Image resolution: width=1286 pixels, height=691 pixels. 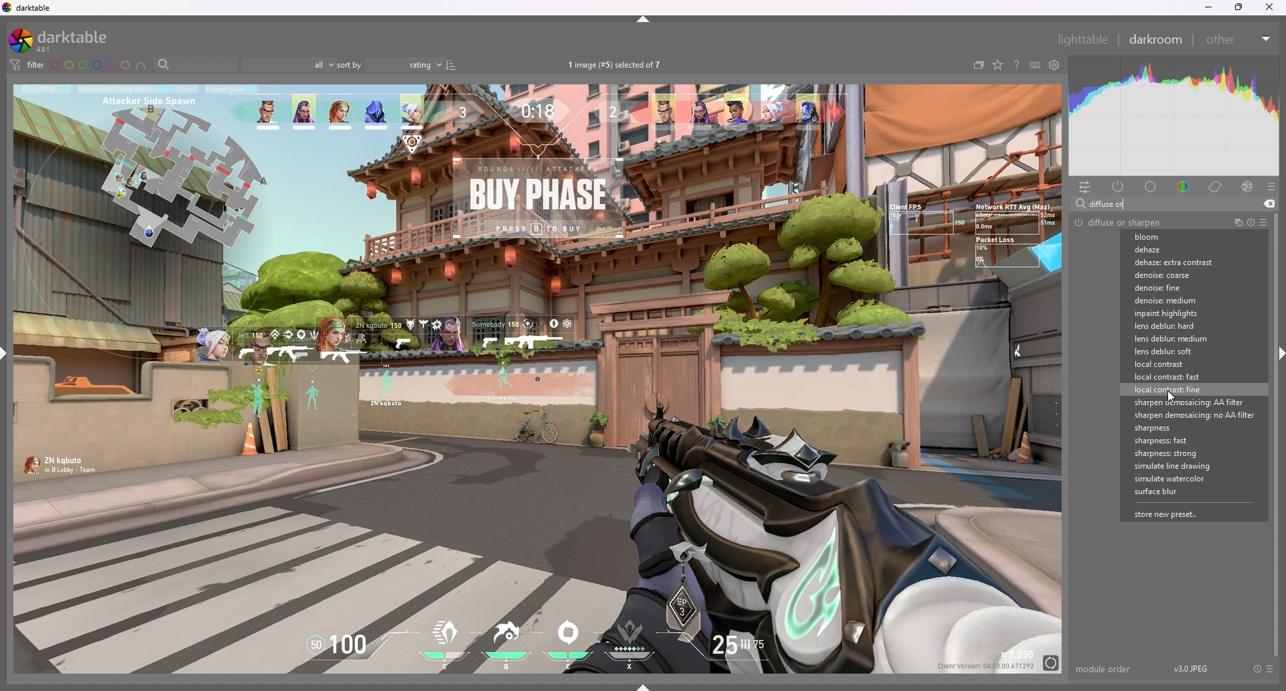 I want to click on store new preset, so click(x=1173, y=514).